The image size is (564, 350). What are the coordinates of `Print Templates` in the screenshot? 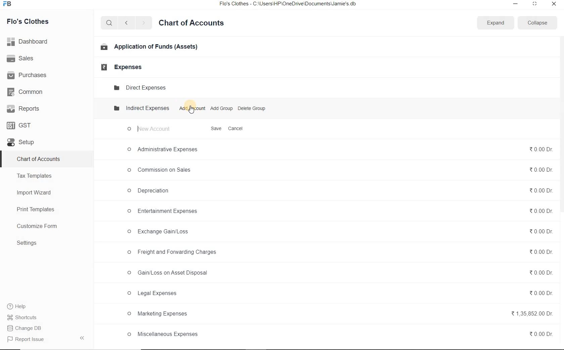 It's located at (36, 210).